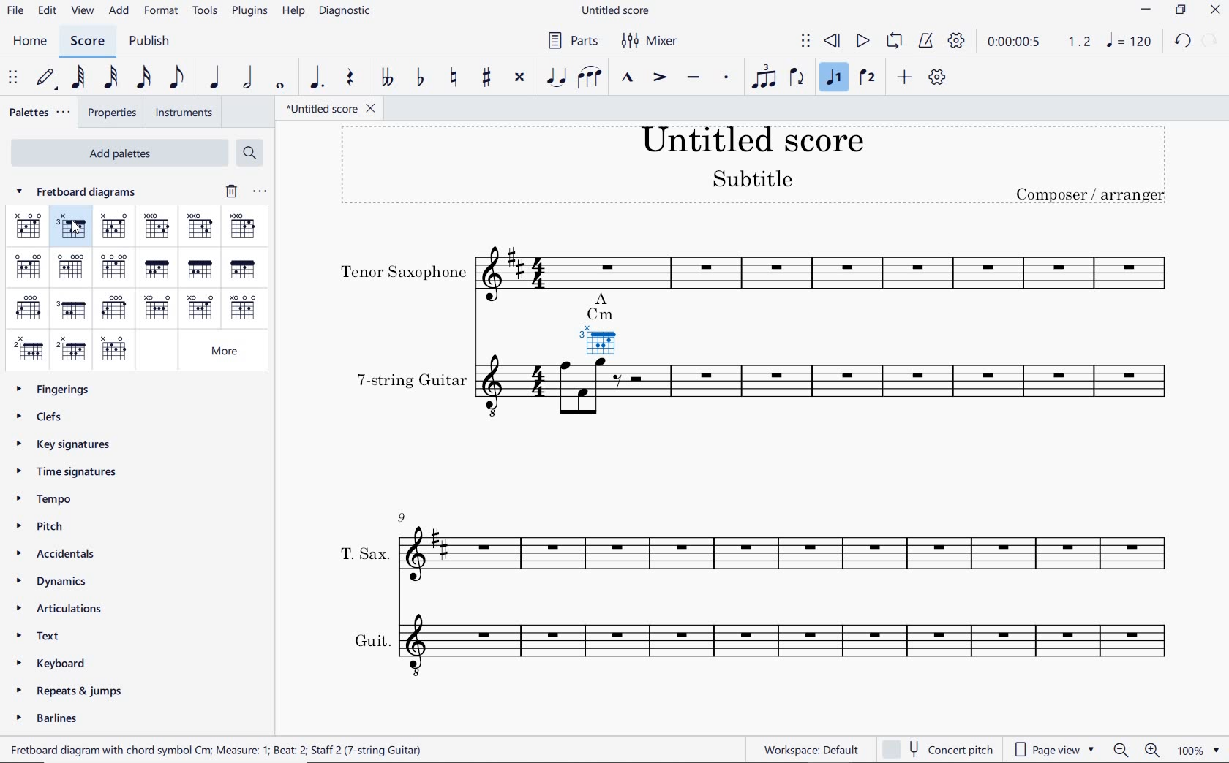 The width and height of the screenshot is (1229, 763). I want to click on BARLINES, so click(52, 719).